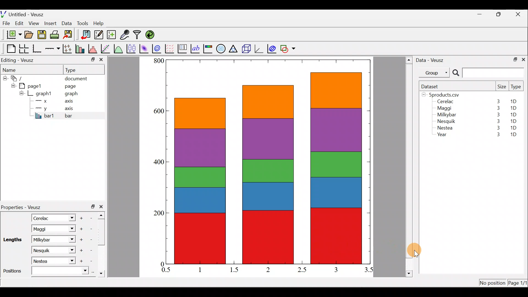 The image size is (528, 297). I want to click on Reload linked datasets, so click(151, 34).